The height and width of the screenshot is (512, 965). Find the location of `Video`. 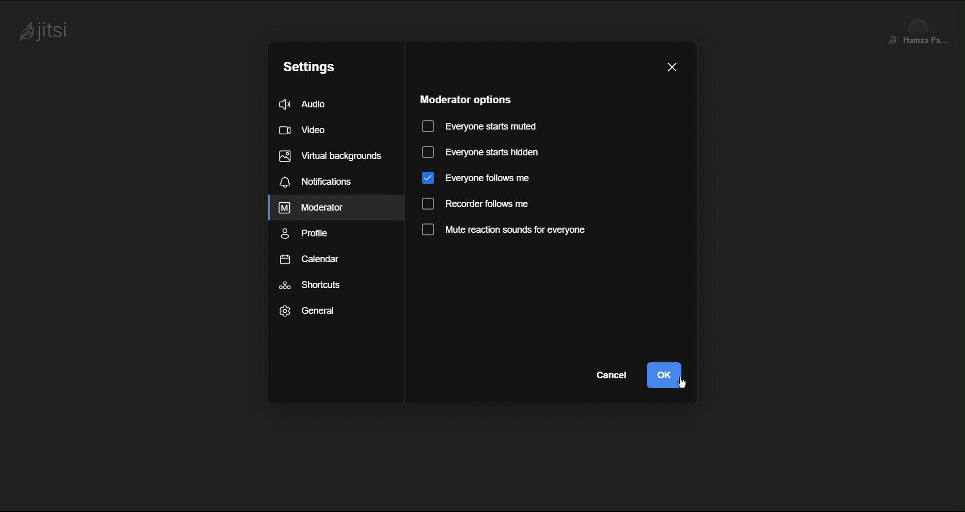

Video is located at coordinates (308, 130).